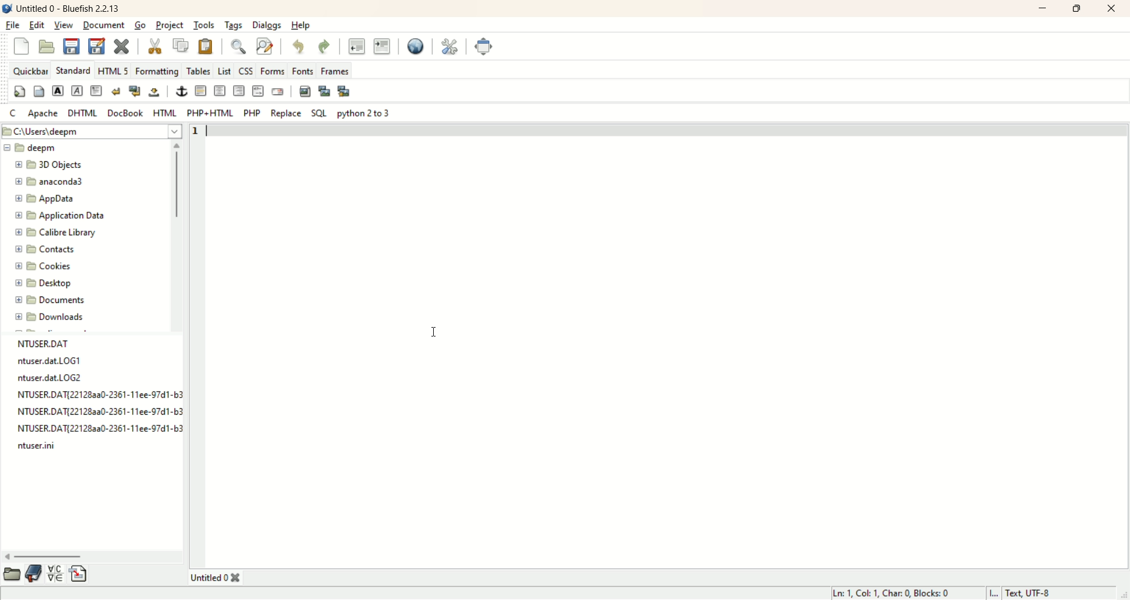 The image size is (1130, 600). Describe the element at coordinates (14, 26) in the screenshot. I see `file` at that location.